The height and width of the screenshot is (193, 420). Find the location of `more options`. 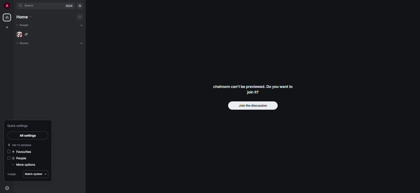

more options is located at coordinates (24, 166).